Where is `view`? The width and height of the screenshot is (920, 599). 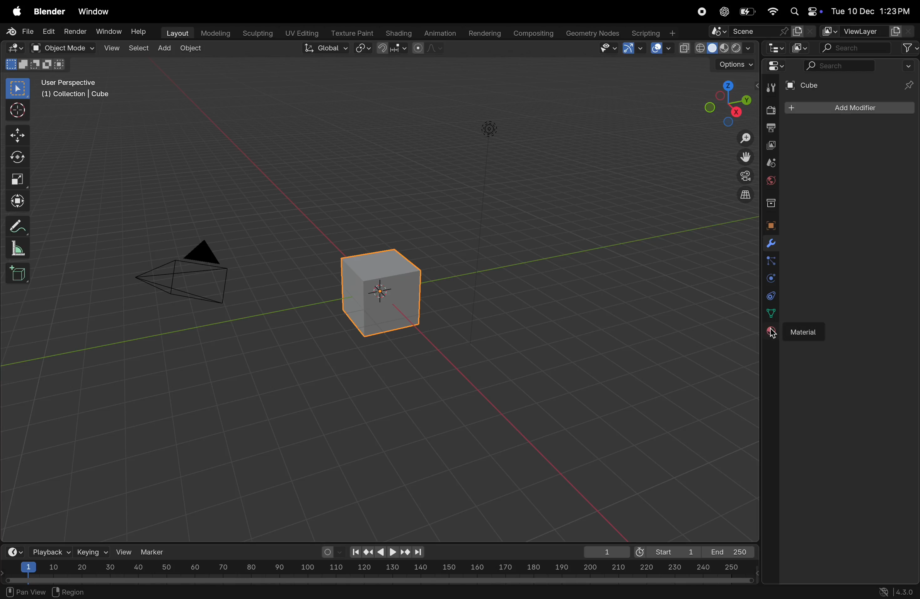
view is located at coordinates (124, 552).